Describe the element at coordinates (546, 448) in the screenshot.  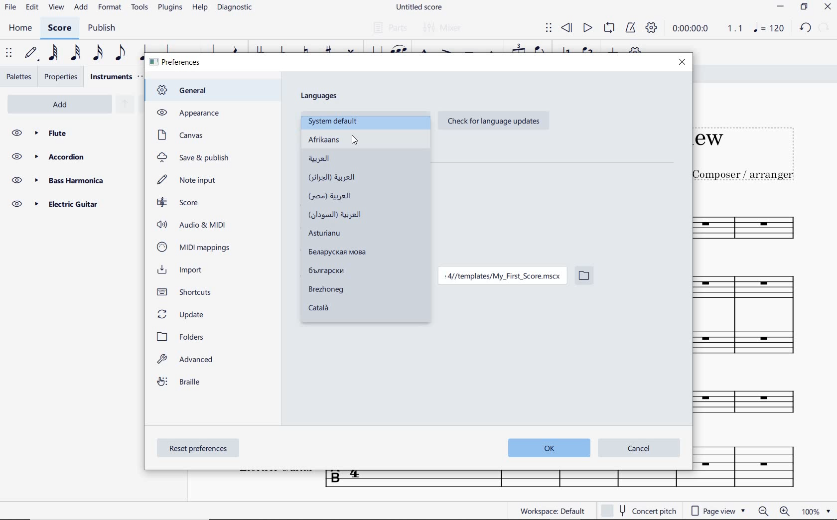
I see `ok` at that location.